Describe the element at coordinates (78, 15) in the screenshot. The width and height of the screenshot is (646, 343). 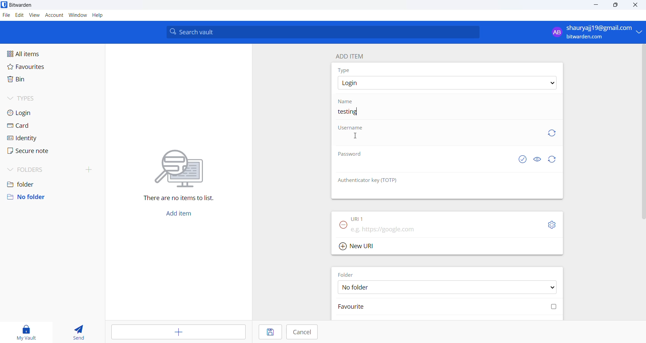
I see `window` at that location.